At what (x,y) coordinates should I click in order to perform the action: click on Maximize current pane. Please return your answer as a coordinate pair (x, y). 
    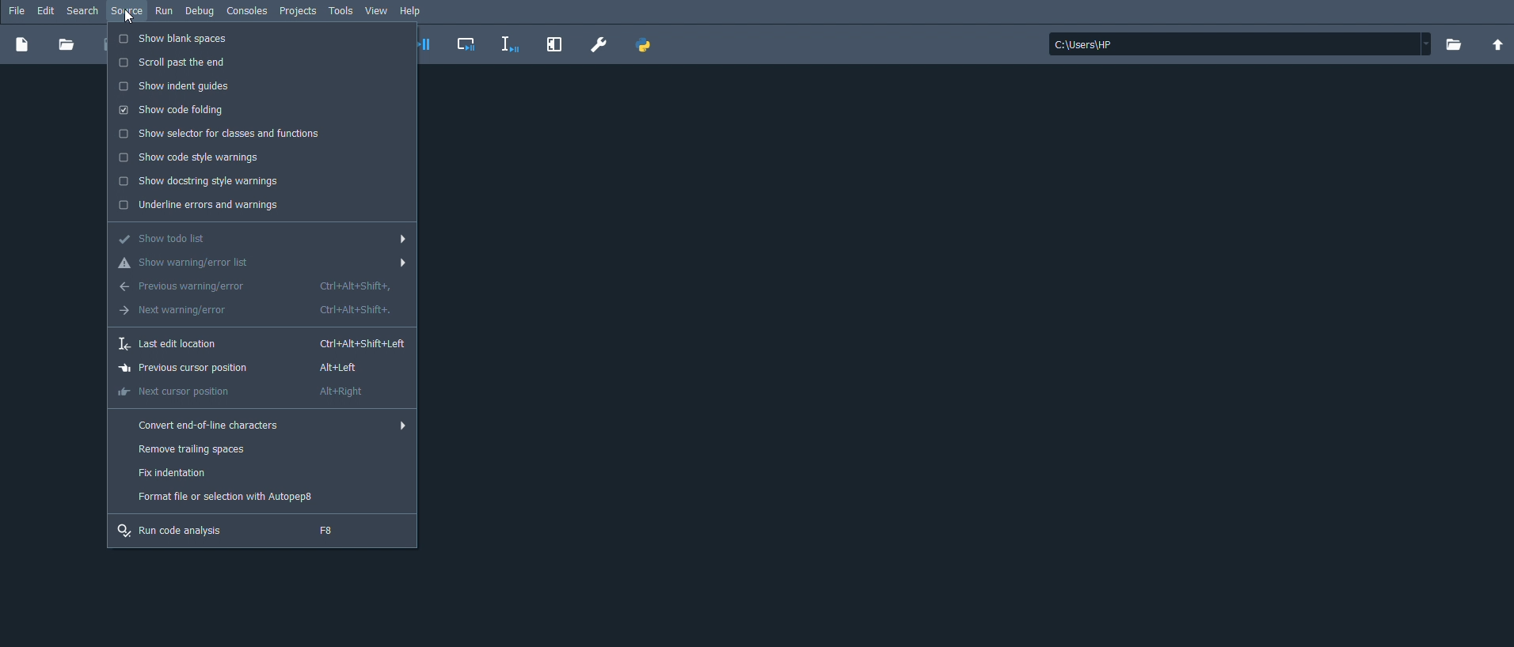
    Looking at the image, I should click on (560, 44).